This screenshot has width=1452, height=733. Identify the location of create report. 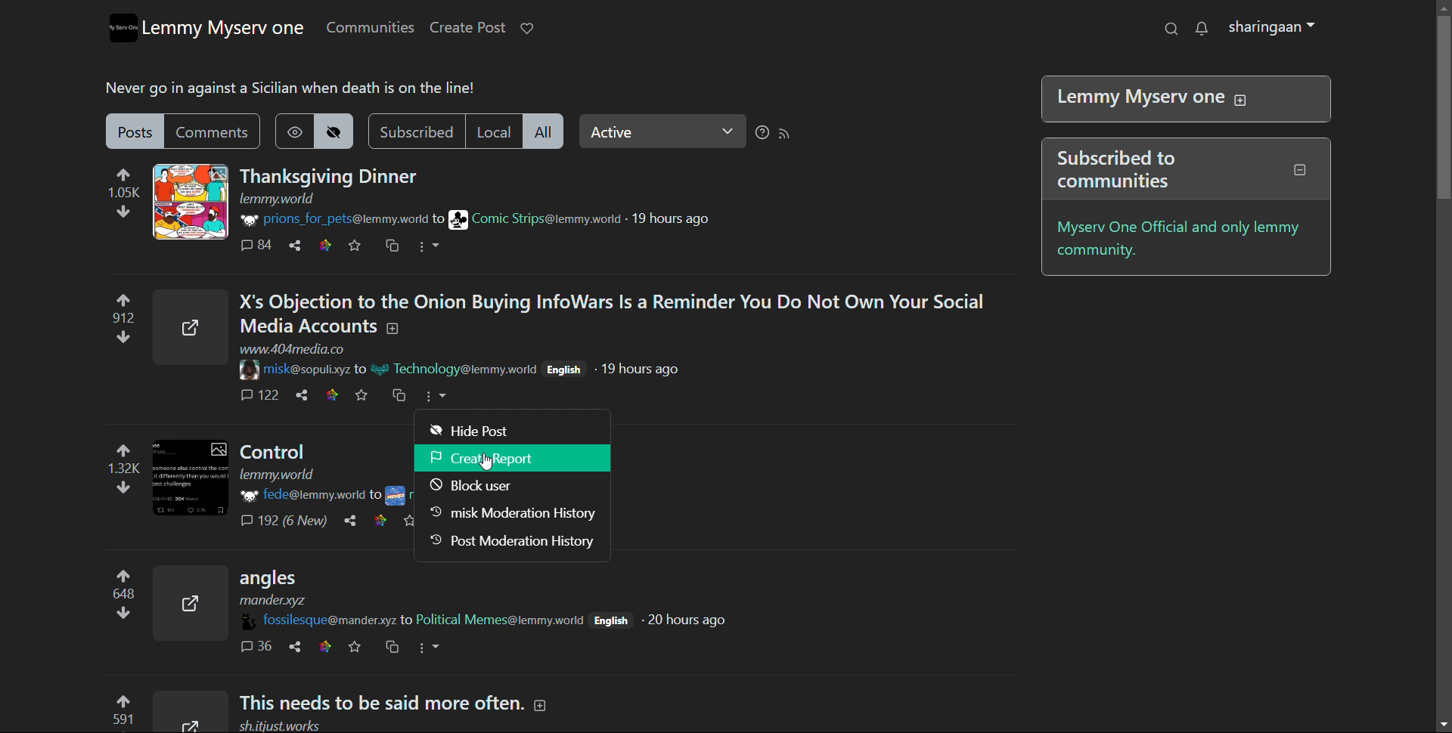
(512, 459).